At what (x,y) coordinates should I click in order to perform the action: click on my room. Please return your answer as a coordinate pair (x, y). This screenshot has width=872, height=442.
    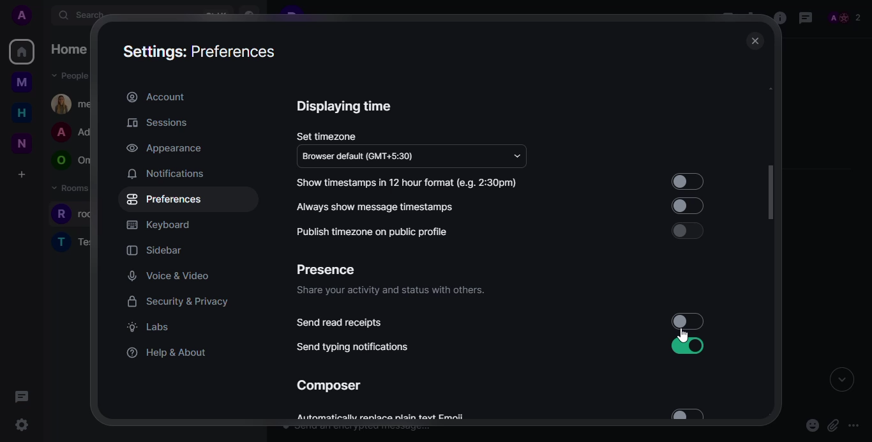
    Looking at the image, I should click on (74, 103).